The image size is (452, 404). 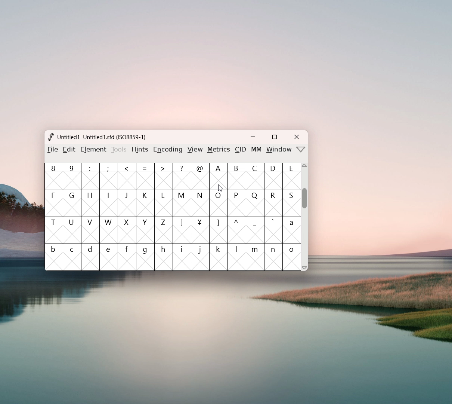 What do you see at coordinates (237, 203) in the screenshot?
I see `P` at bounding box center [237, 203].